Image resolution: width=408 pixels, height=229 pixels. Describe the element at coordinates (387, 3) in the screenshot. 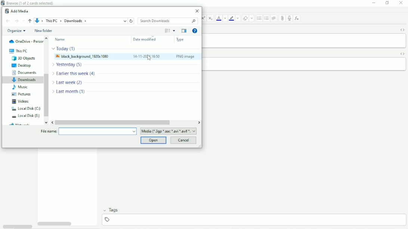

I see `Restore down` at that location.